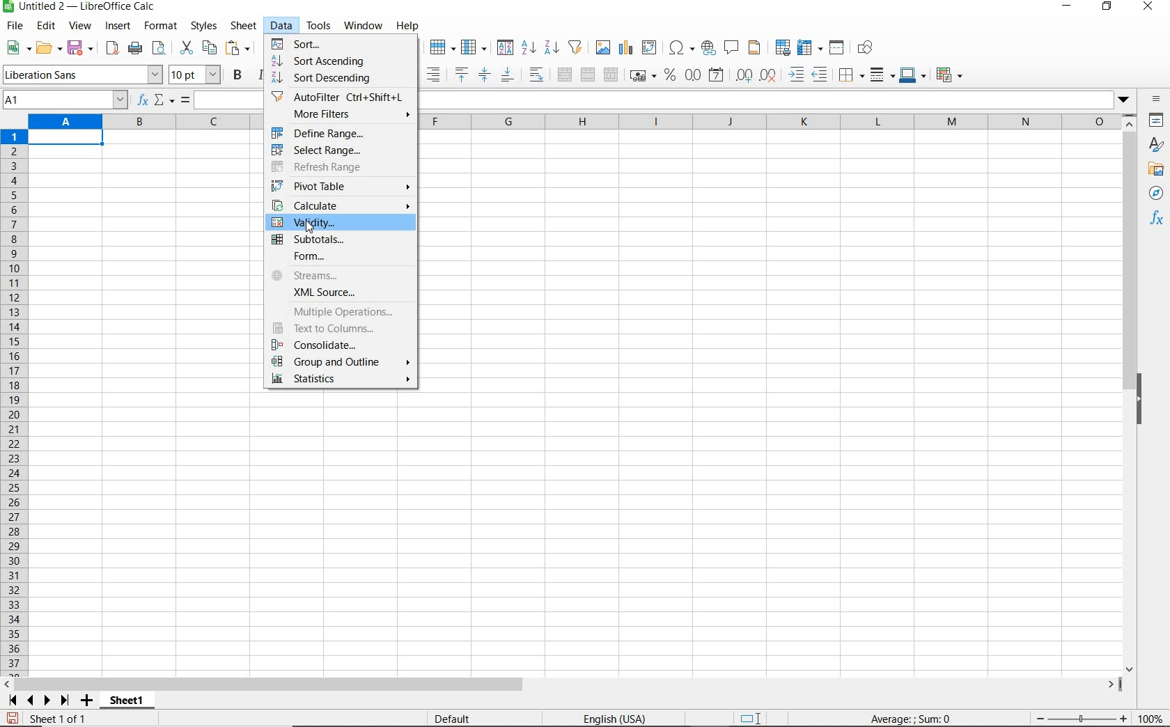 This screenshot has height=727, width=1170. I want to click on add decimal place, so click(744, 76).